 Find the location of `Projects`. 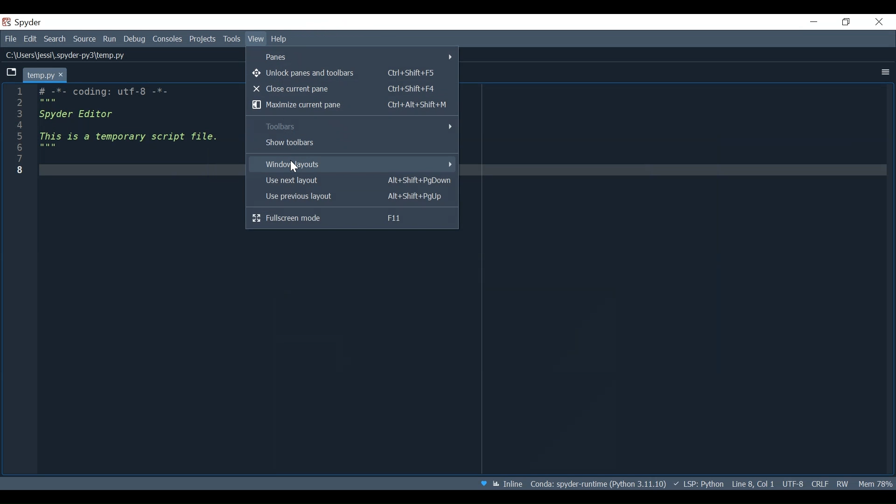

Projects is located at coordinates (203, 40).